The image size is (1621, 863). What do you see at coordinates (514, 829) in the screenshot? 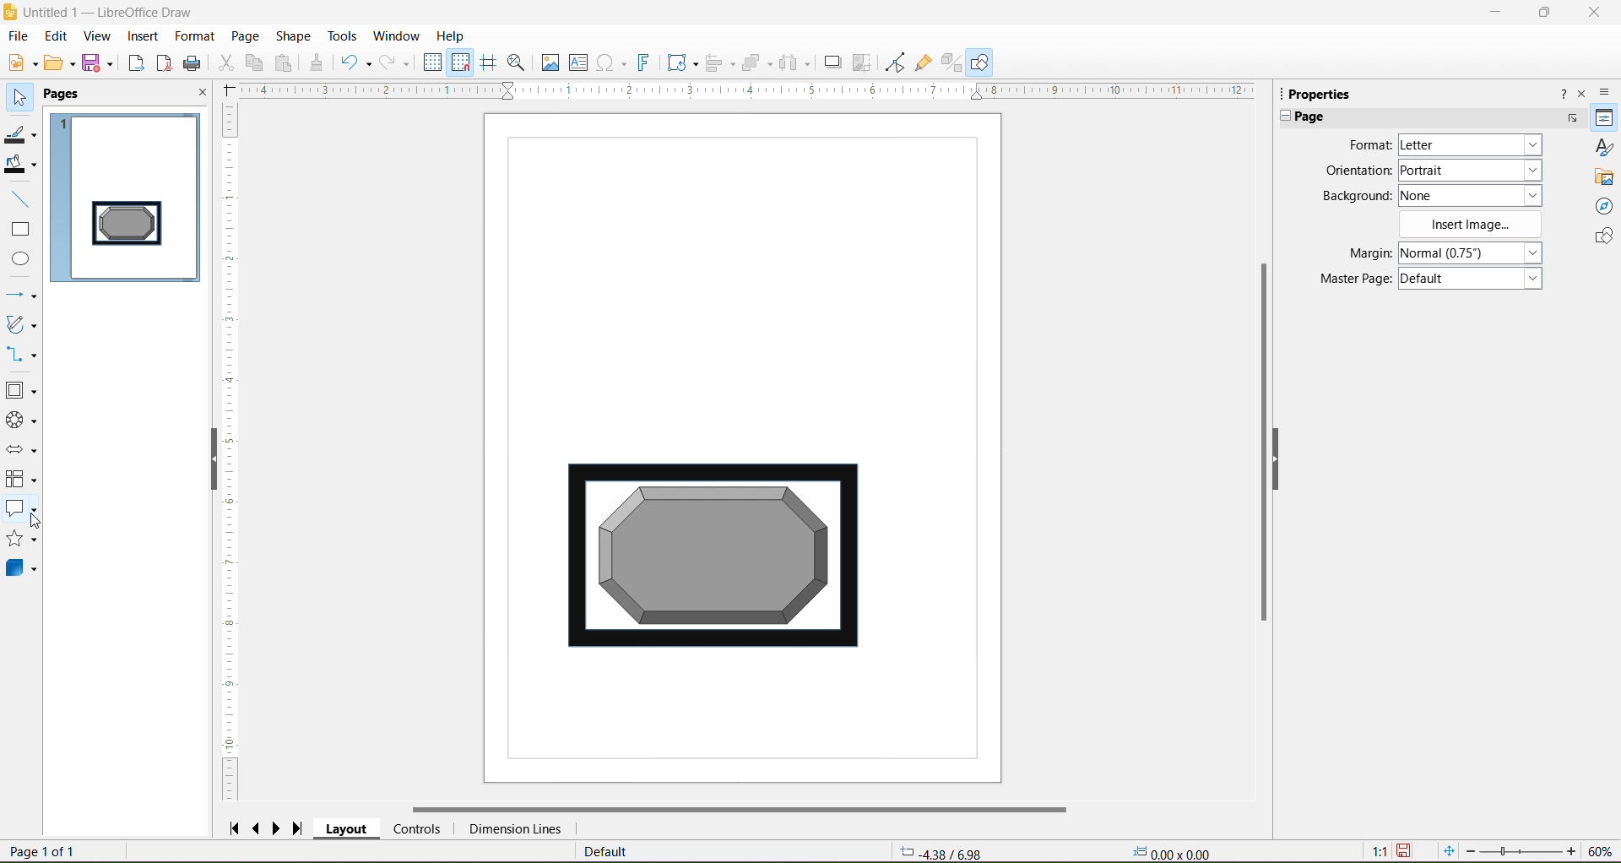
I see `Dimension Lines` at bounding box center [514, 829].